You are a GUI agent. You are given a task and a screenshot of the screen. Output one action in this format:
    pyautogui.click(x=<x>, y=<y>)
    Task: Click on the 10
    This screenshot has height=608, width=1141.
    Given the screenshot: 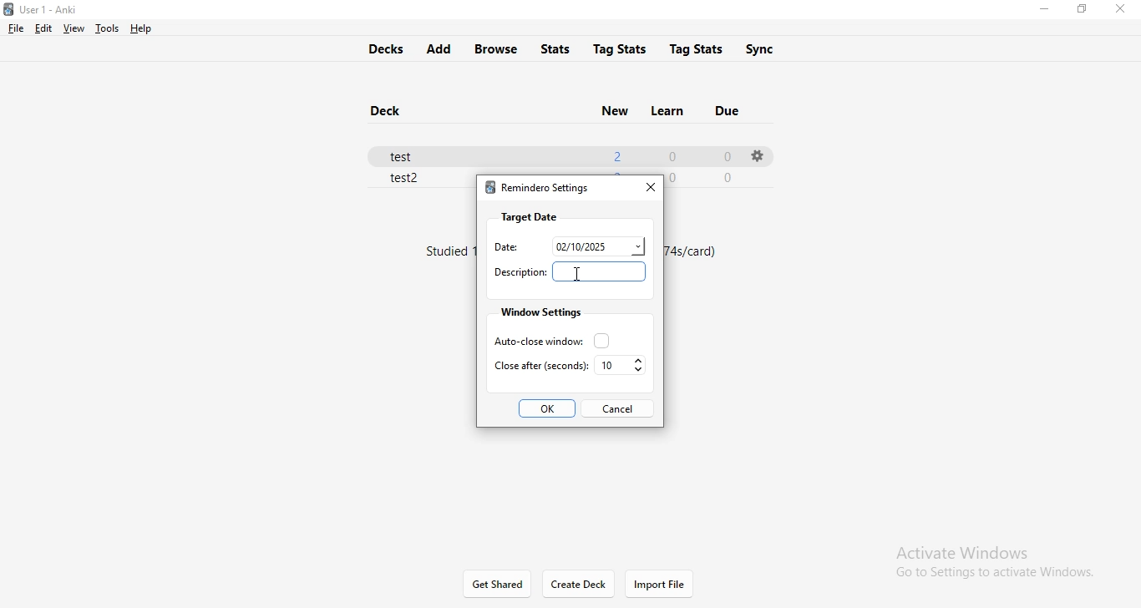 What is the action you would take?
    pyautogui.click(x=621, y=366)
    